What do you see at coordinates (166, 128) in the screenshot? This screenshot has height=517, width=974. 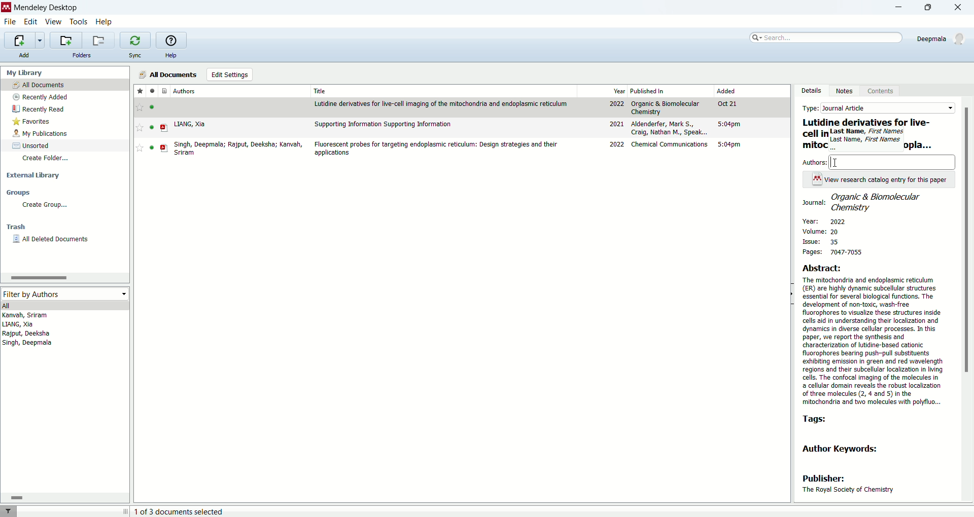 I see `PDF` at bounding box center [166, 128].